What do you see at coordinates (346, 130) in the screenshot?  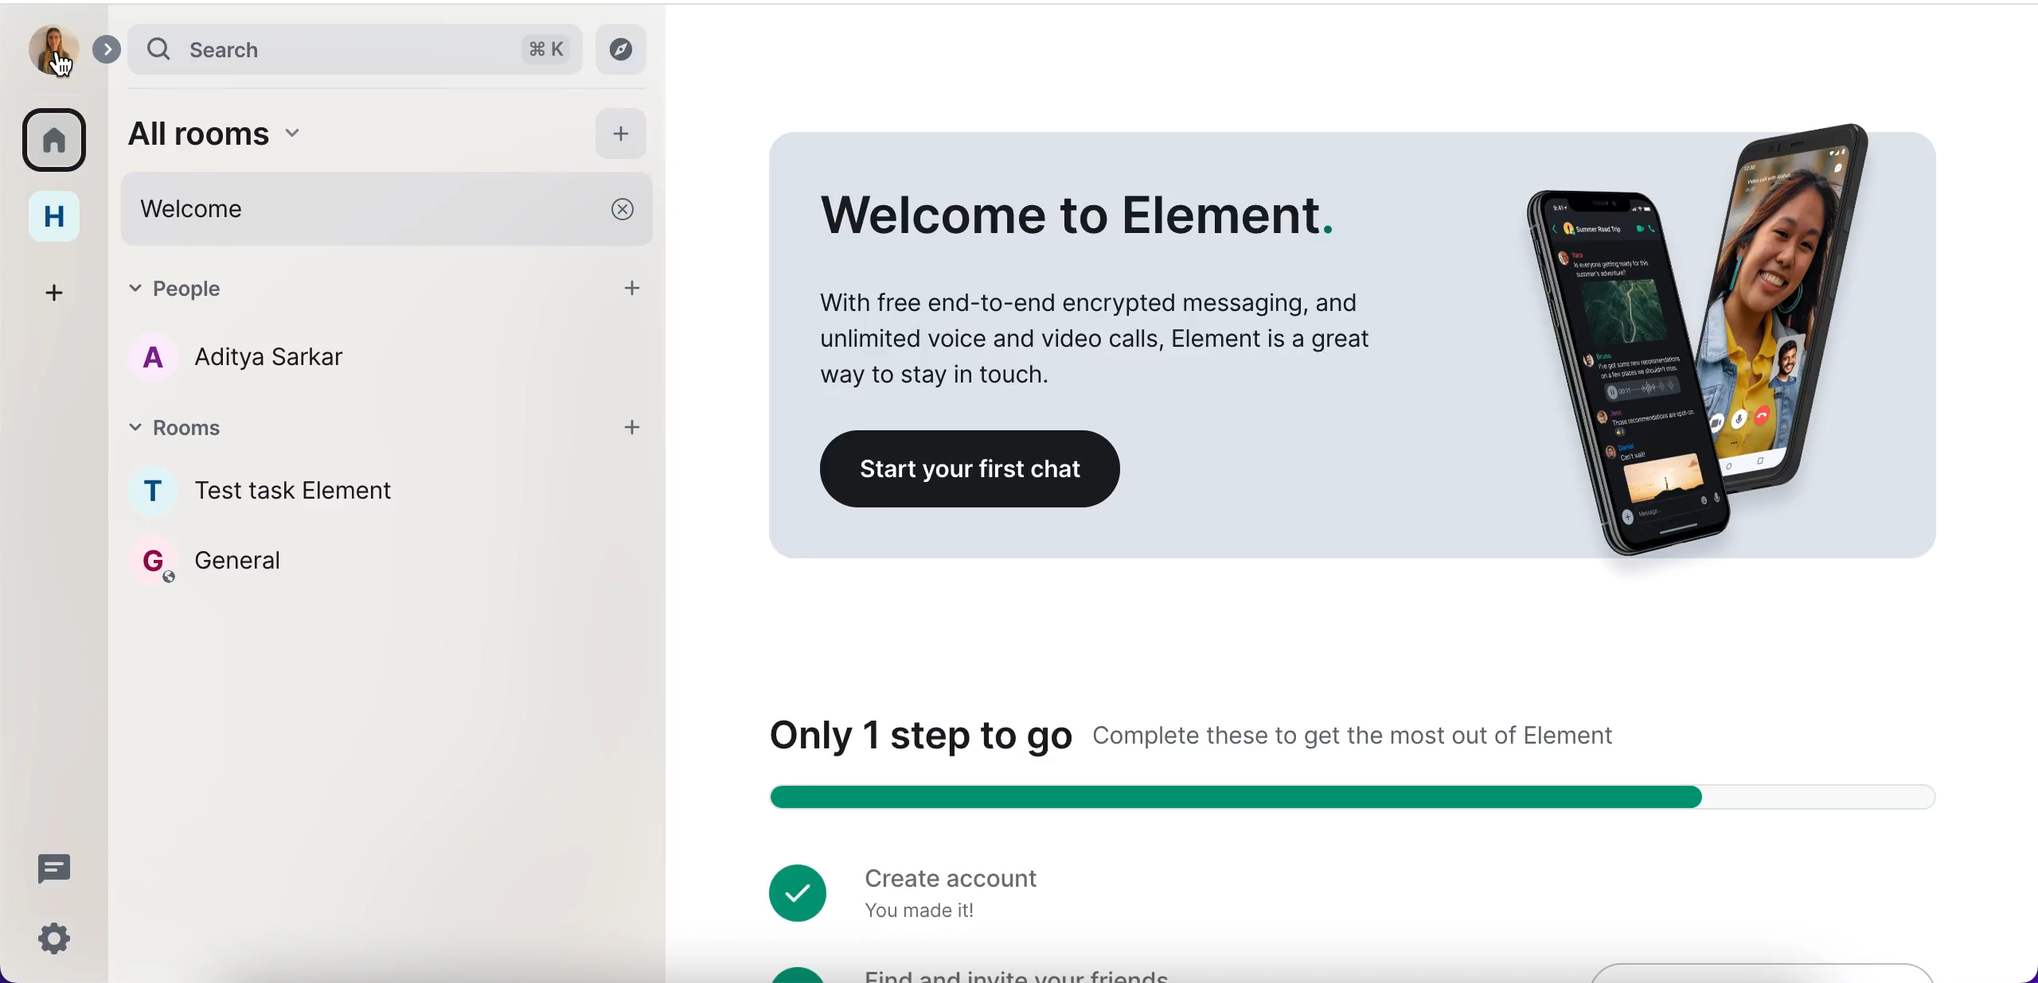 I see `all rooms` at bounding box center [346, 130].